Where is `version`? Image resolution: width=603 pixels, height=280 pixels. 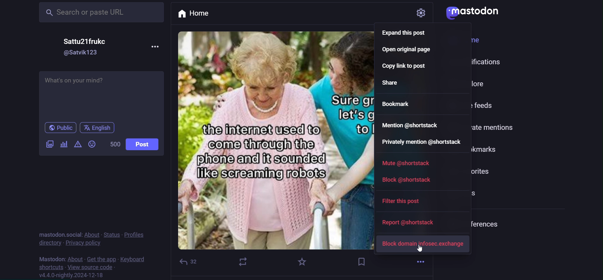
version is located at coordinates (72, 276).